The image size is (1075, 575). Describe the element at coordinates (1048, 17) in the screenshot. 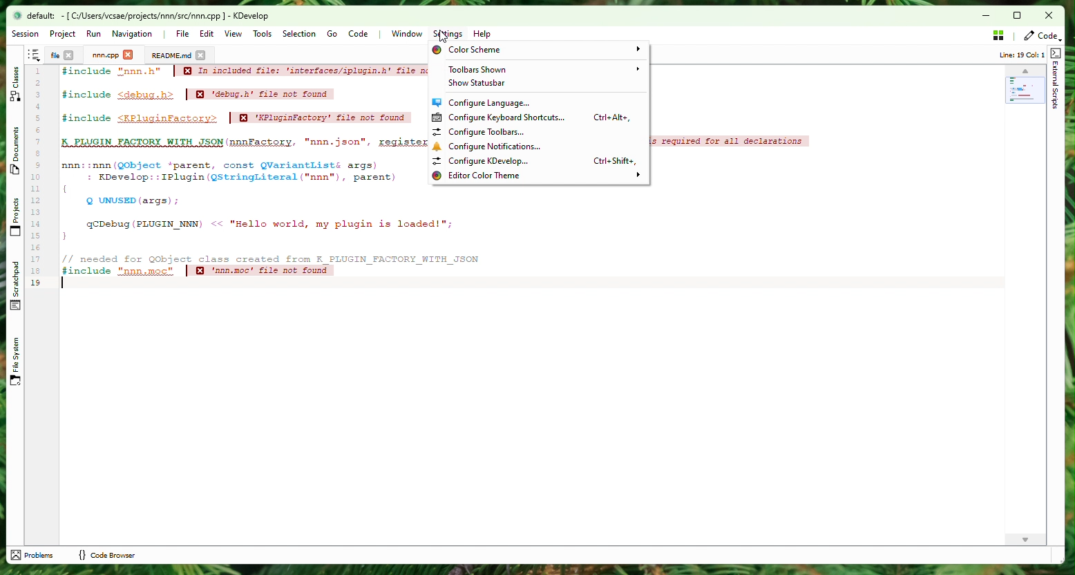

I see `Close` at that location.